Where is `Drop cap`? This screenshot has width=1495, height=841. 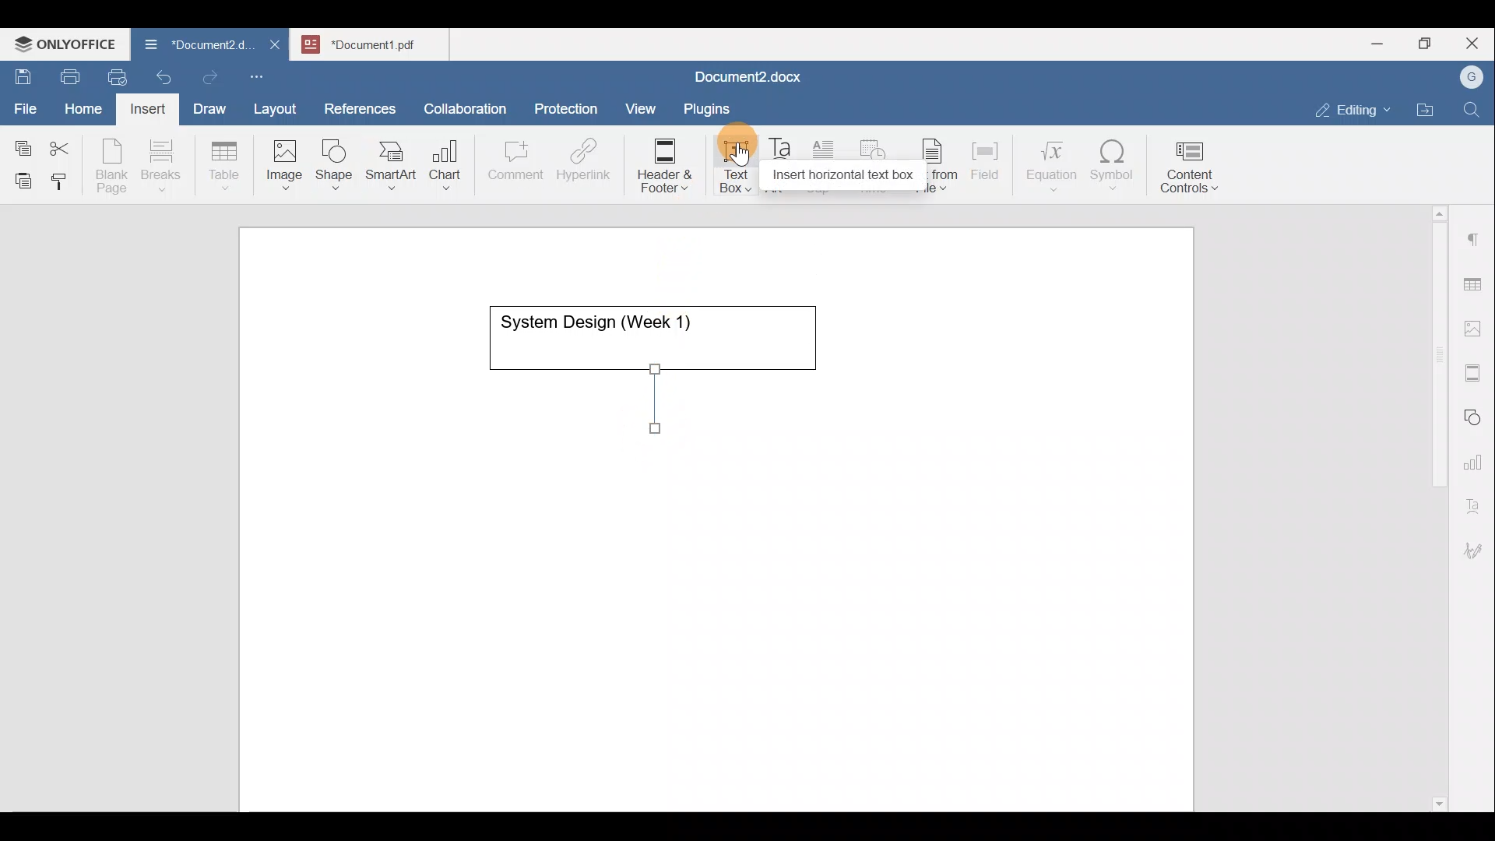 Drop cap is located at coordinates (826, 164).